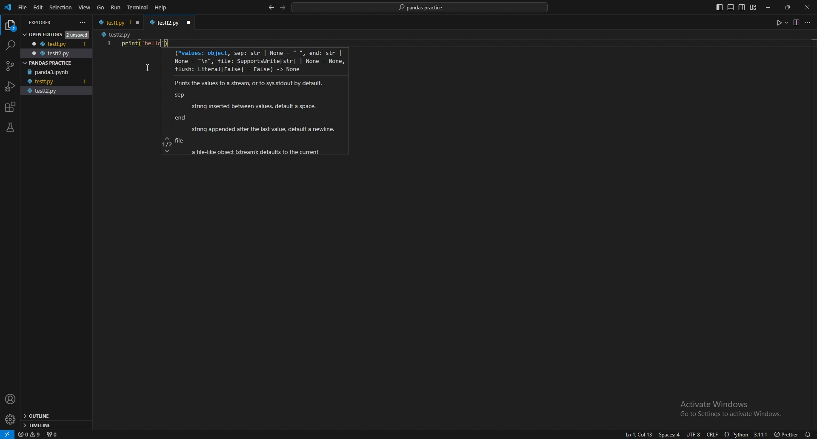 The width and height of the screenshot is (817, 439). Describe the element at coordinates (808, 434) in the screenshot. I see `alarms` at that location.